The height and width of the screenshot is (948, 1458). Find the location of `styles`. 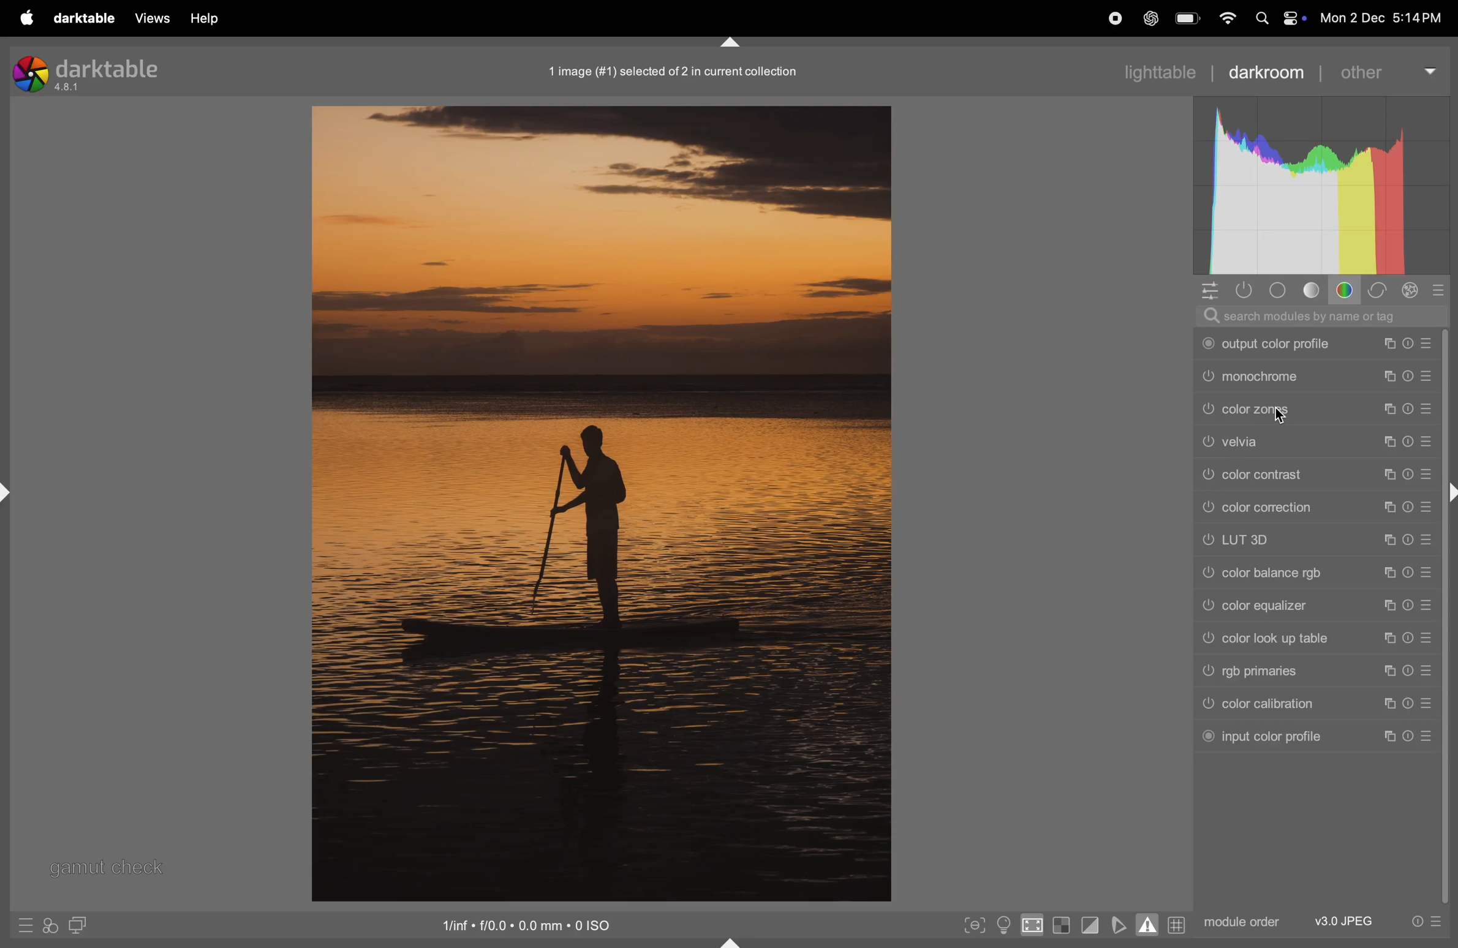

styles is located at coordinates (50, 927).